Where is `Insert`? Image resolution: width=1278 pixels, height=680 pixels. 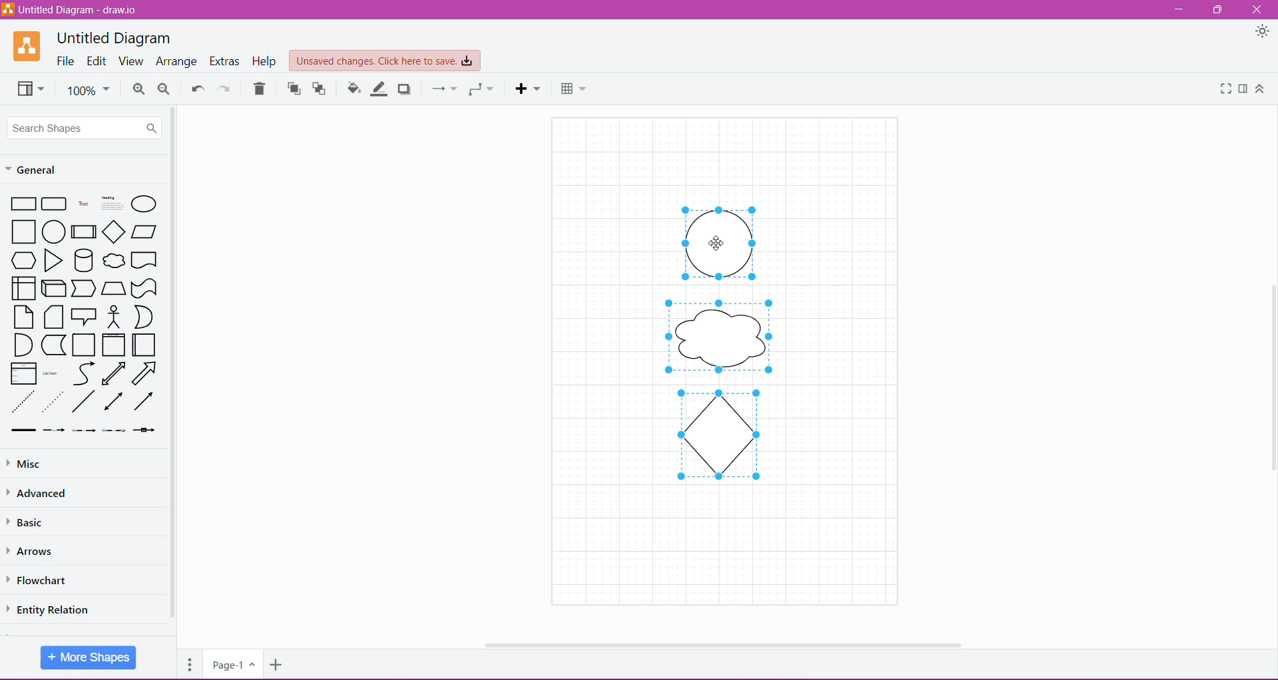 Insert is located at coordinates (528, 88).